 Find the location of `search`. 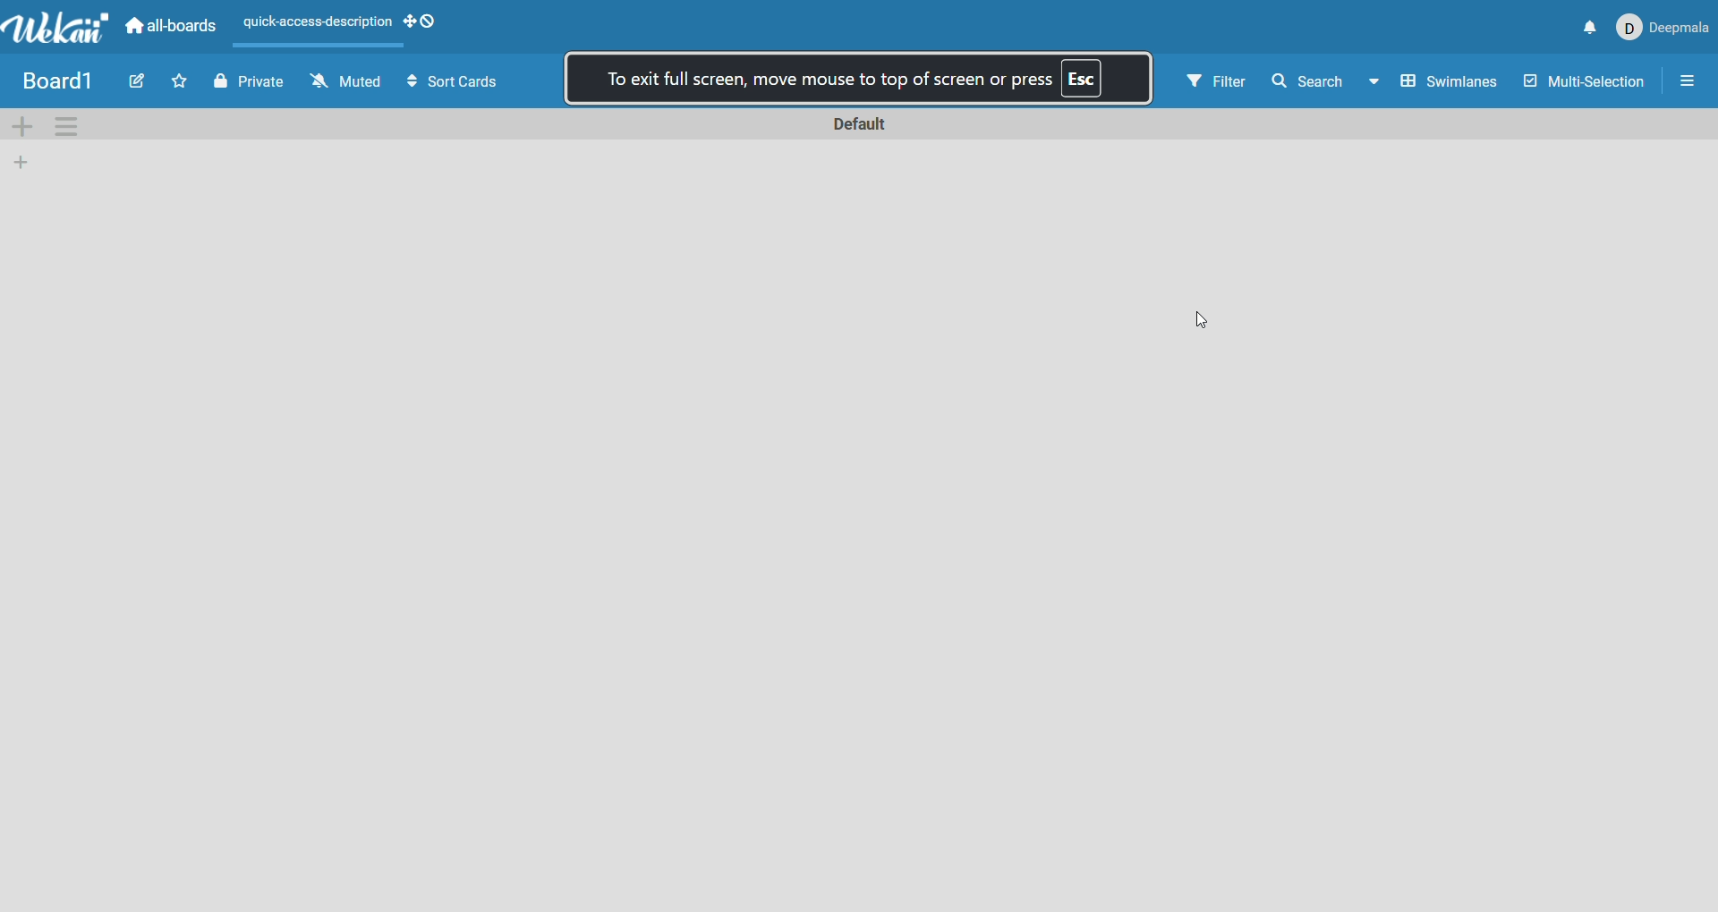

search is located at coordinates (1324, 84).